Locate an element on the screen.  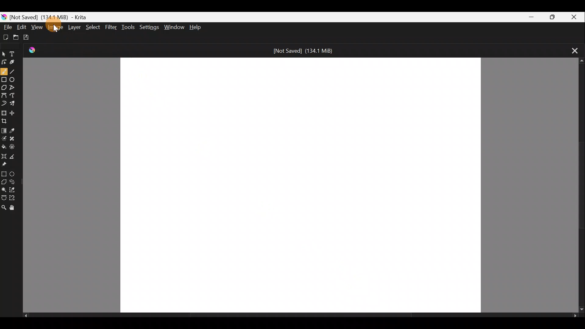
Calligraphy is located at coordinates (16, 63).